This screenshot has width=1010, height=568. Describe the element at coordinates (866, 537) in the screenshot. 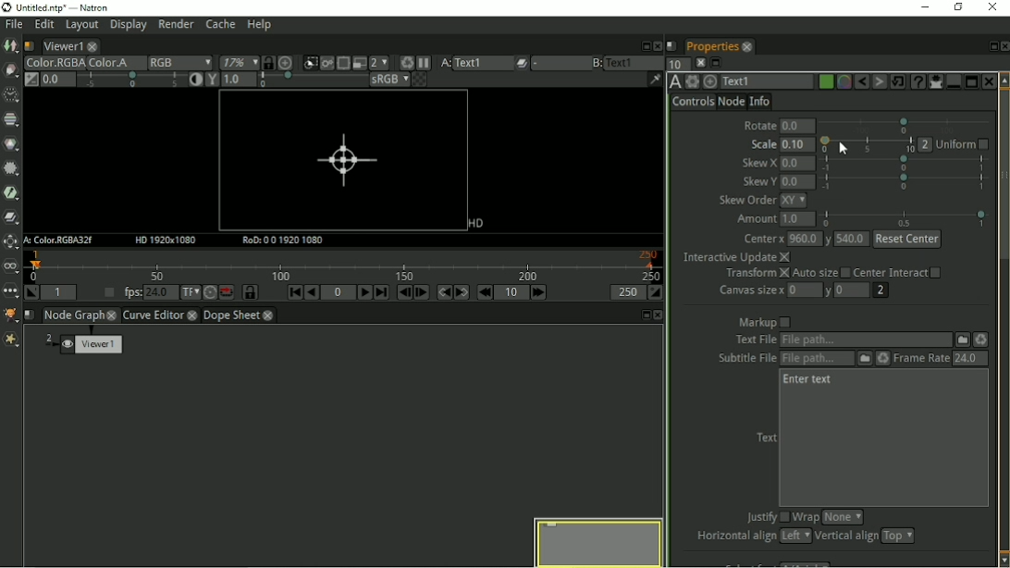

I see `Vertical align` at that location.